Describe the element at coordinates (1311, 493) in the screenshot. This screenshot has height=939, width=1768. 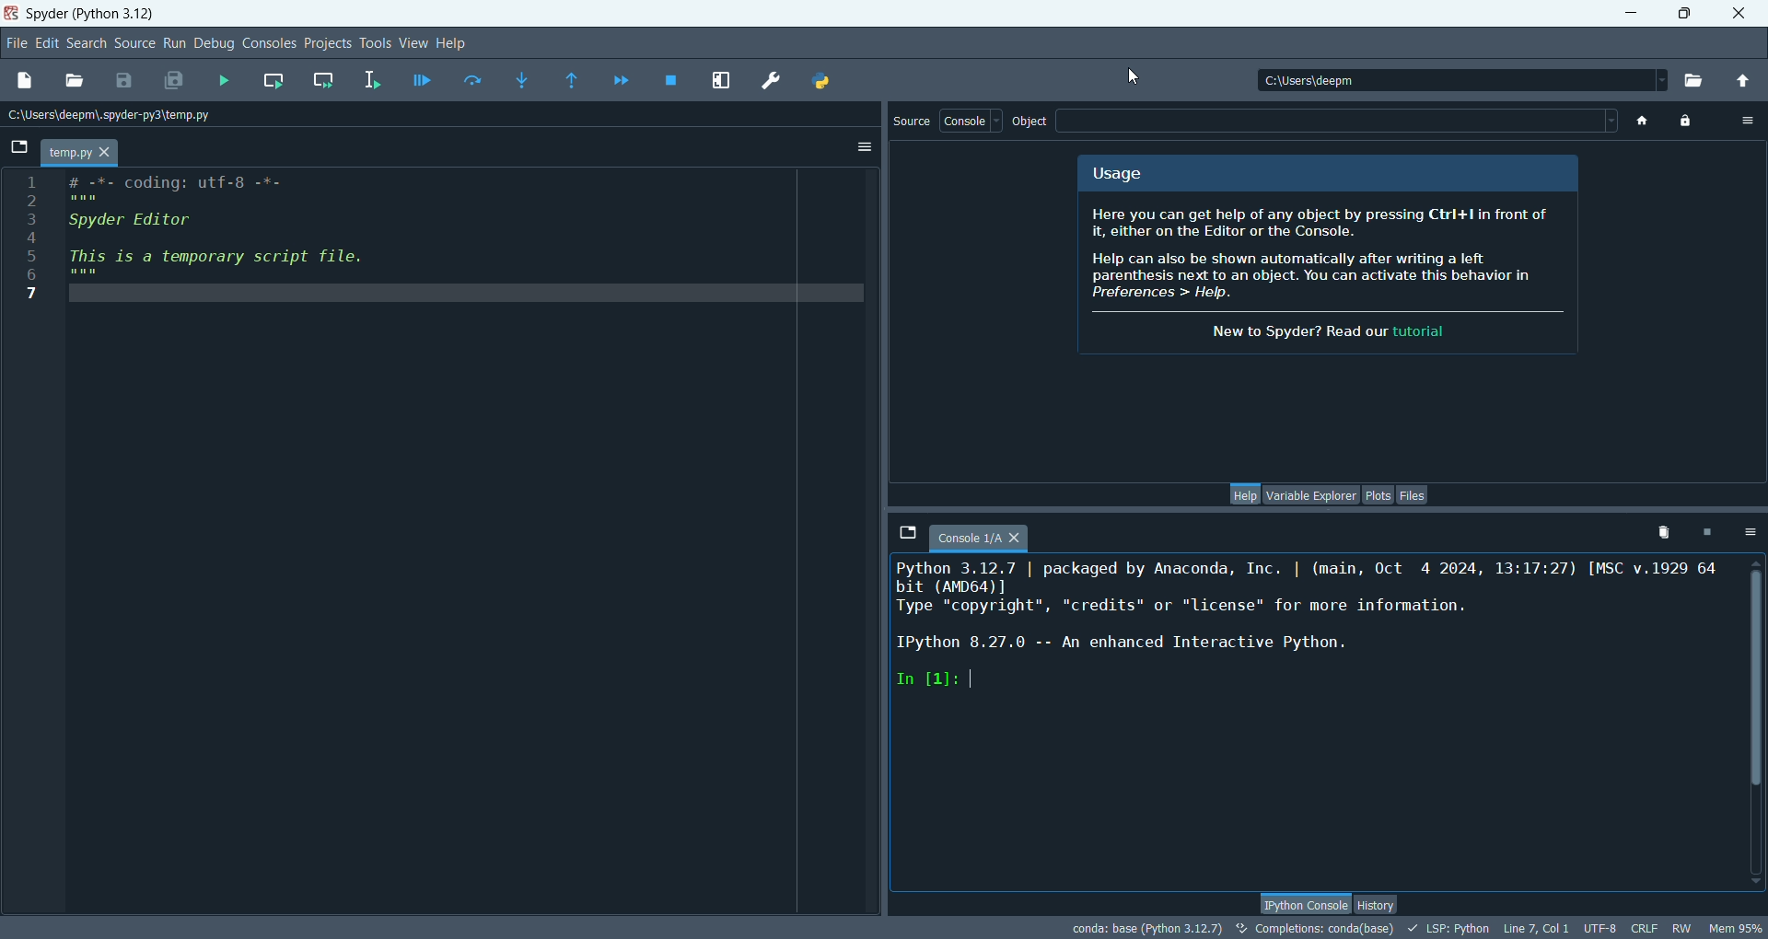
I see `variable explorer` at that location.